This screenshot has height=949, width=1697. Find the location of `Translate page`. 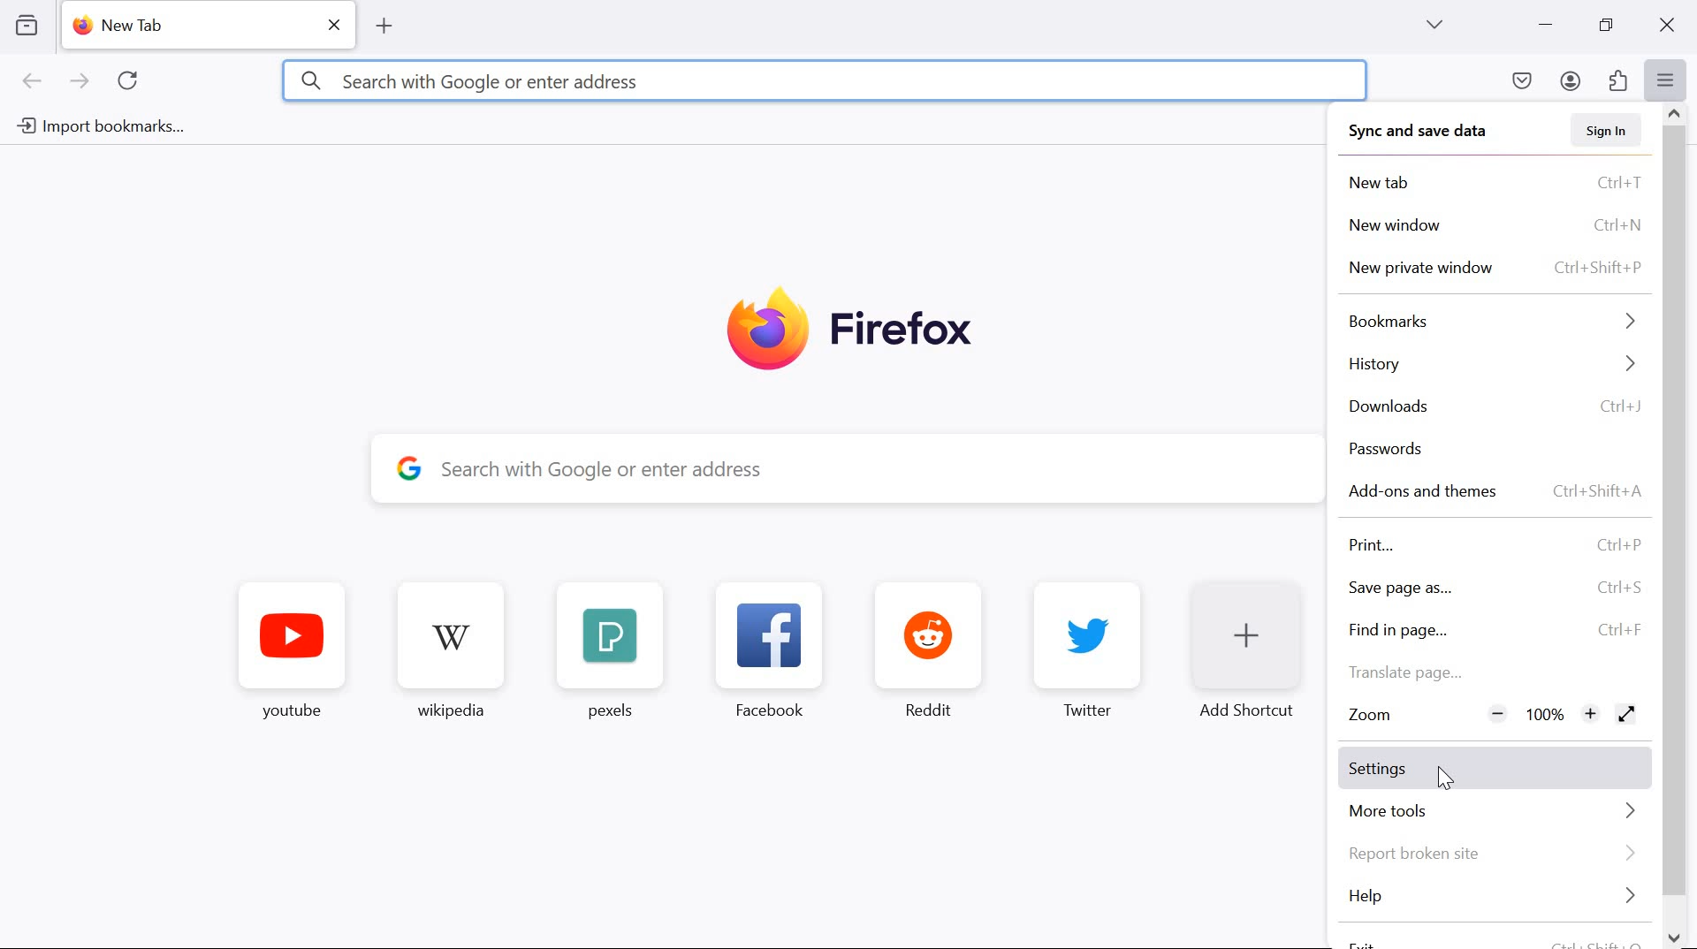

Translate page is located at coordinates (1490, 672).